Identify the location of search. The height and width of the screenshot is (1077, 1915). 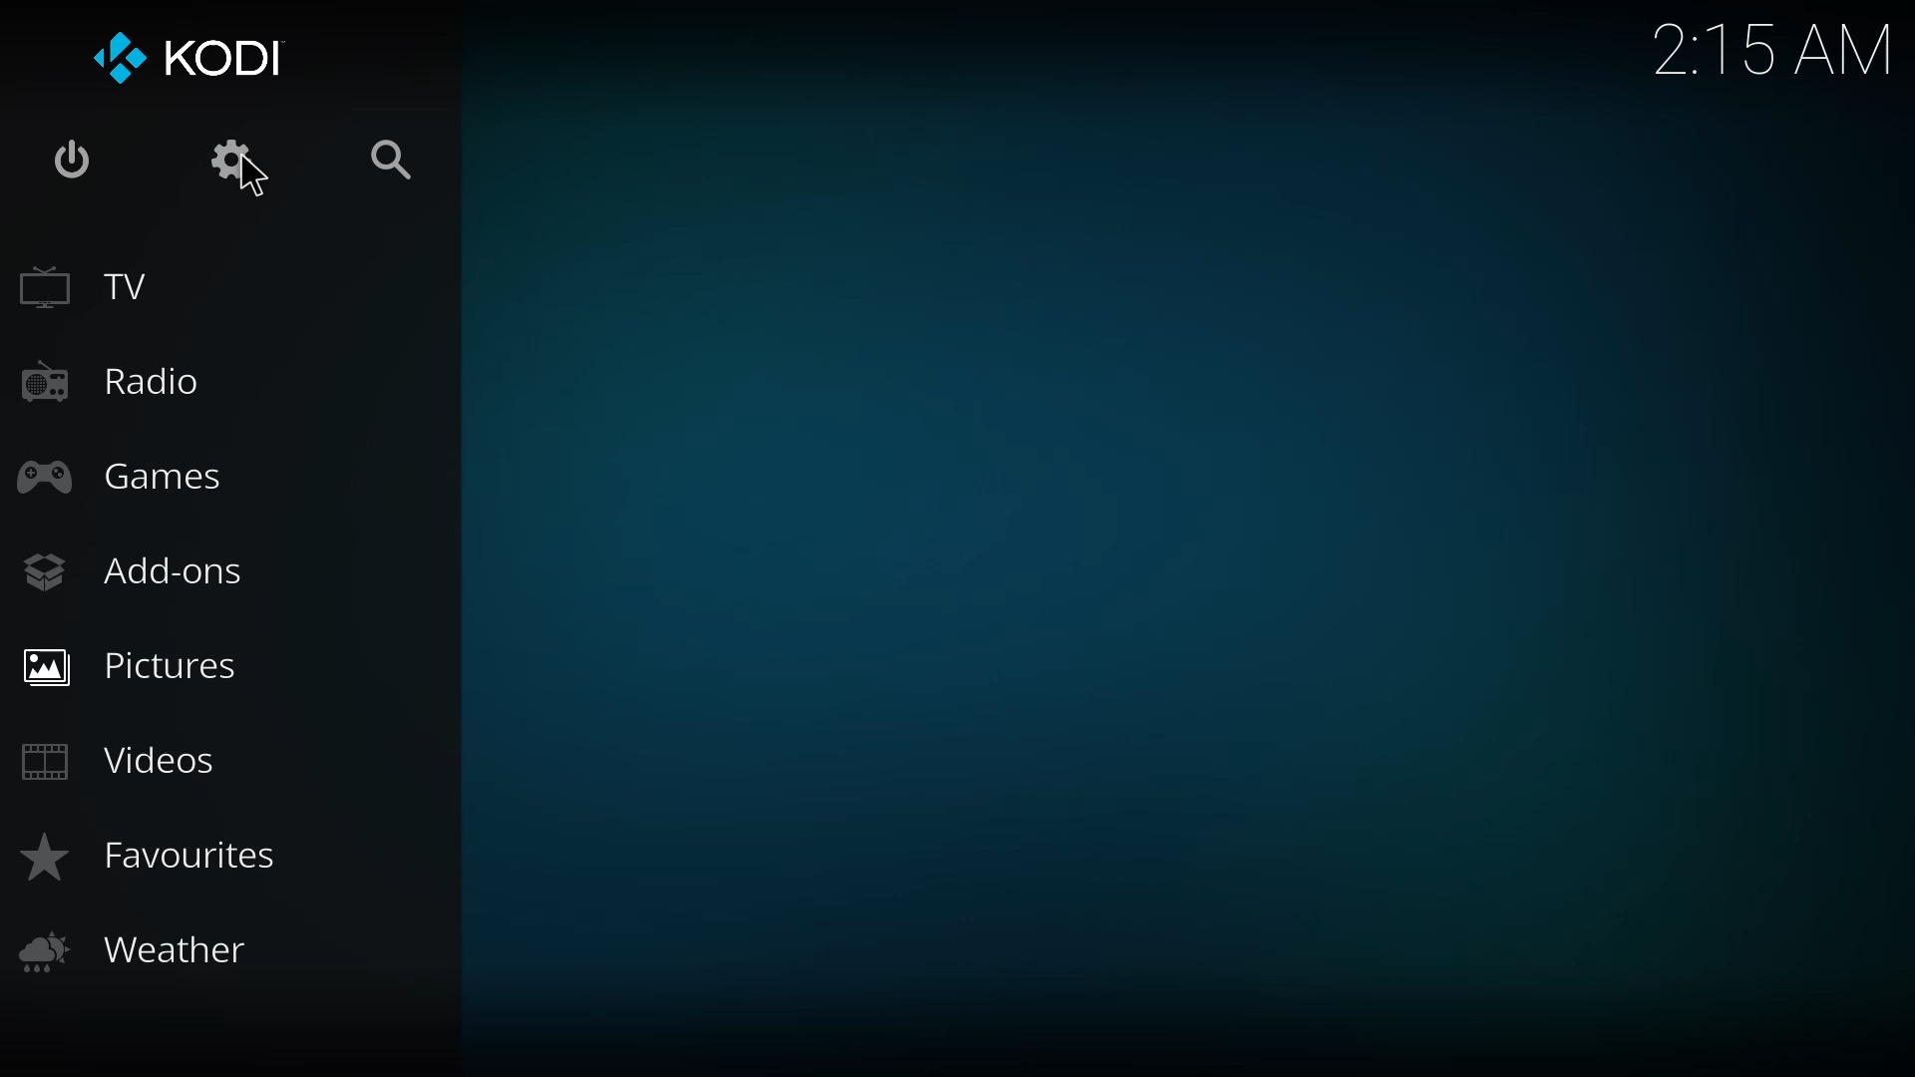
(390, 157).